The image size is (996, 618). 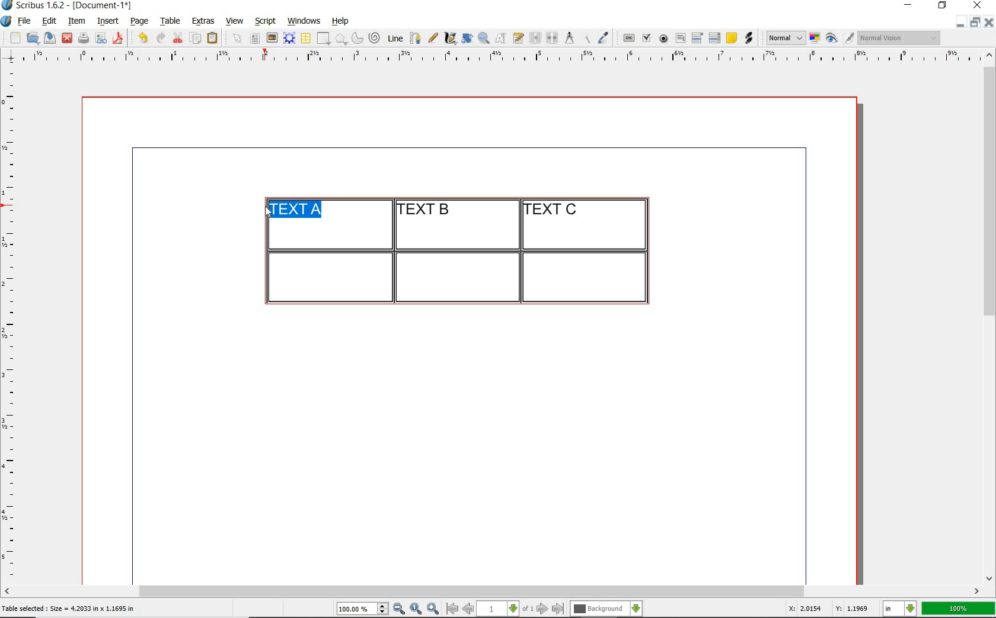 What do you see at coordinates (603, 39) in the screenshot?
I see `eye dropper` at bounding box center [603, 39].